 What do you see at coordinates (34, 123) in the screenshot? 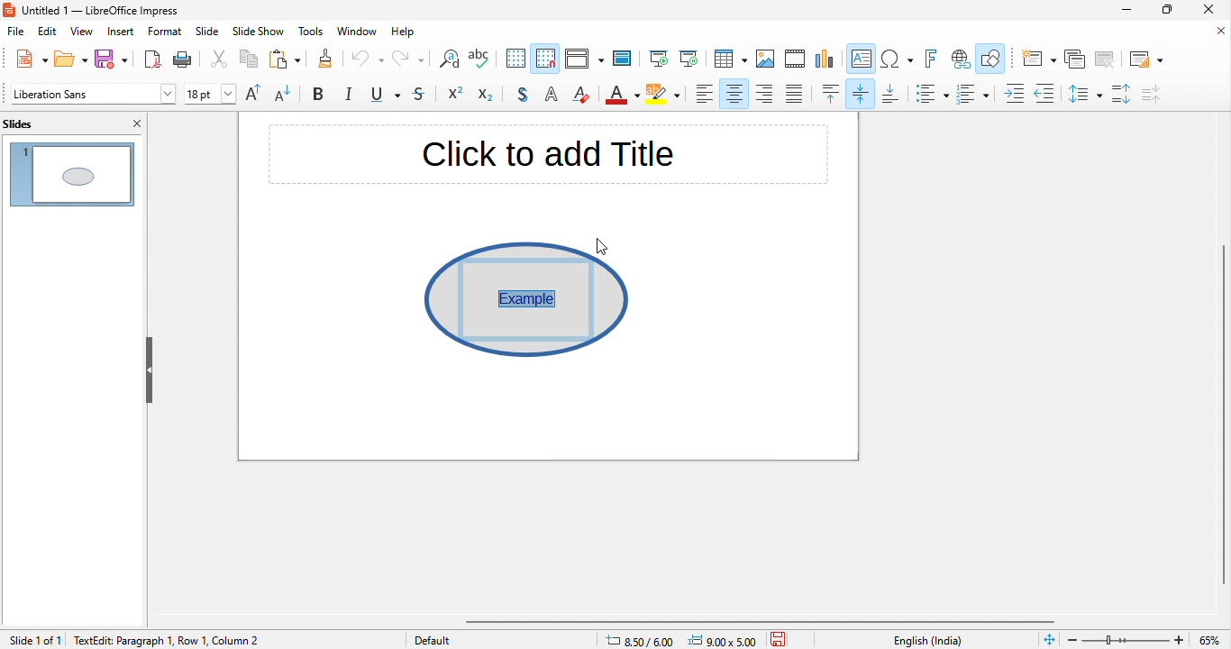
I see `slides` at bounding box center [34, 123].